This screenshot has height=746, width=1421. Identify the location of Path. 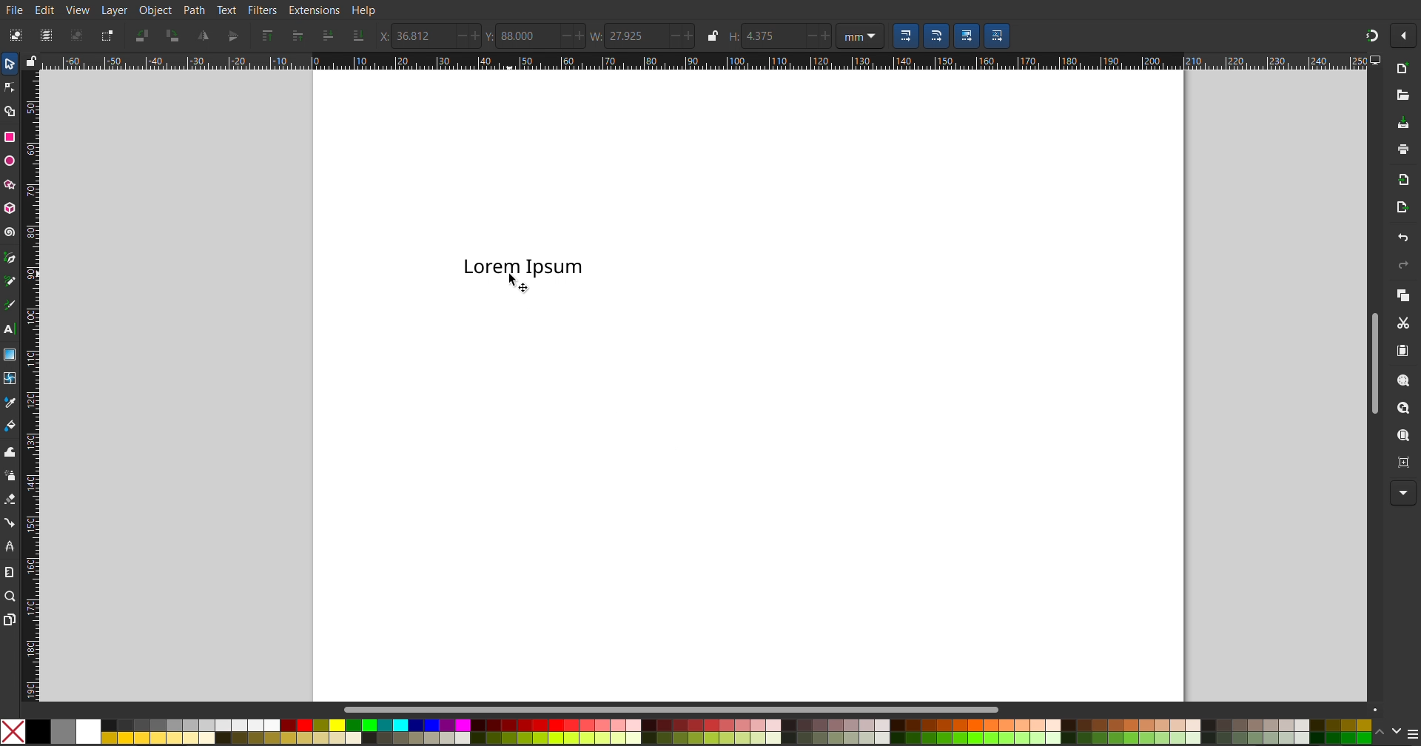
(195, 9).